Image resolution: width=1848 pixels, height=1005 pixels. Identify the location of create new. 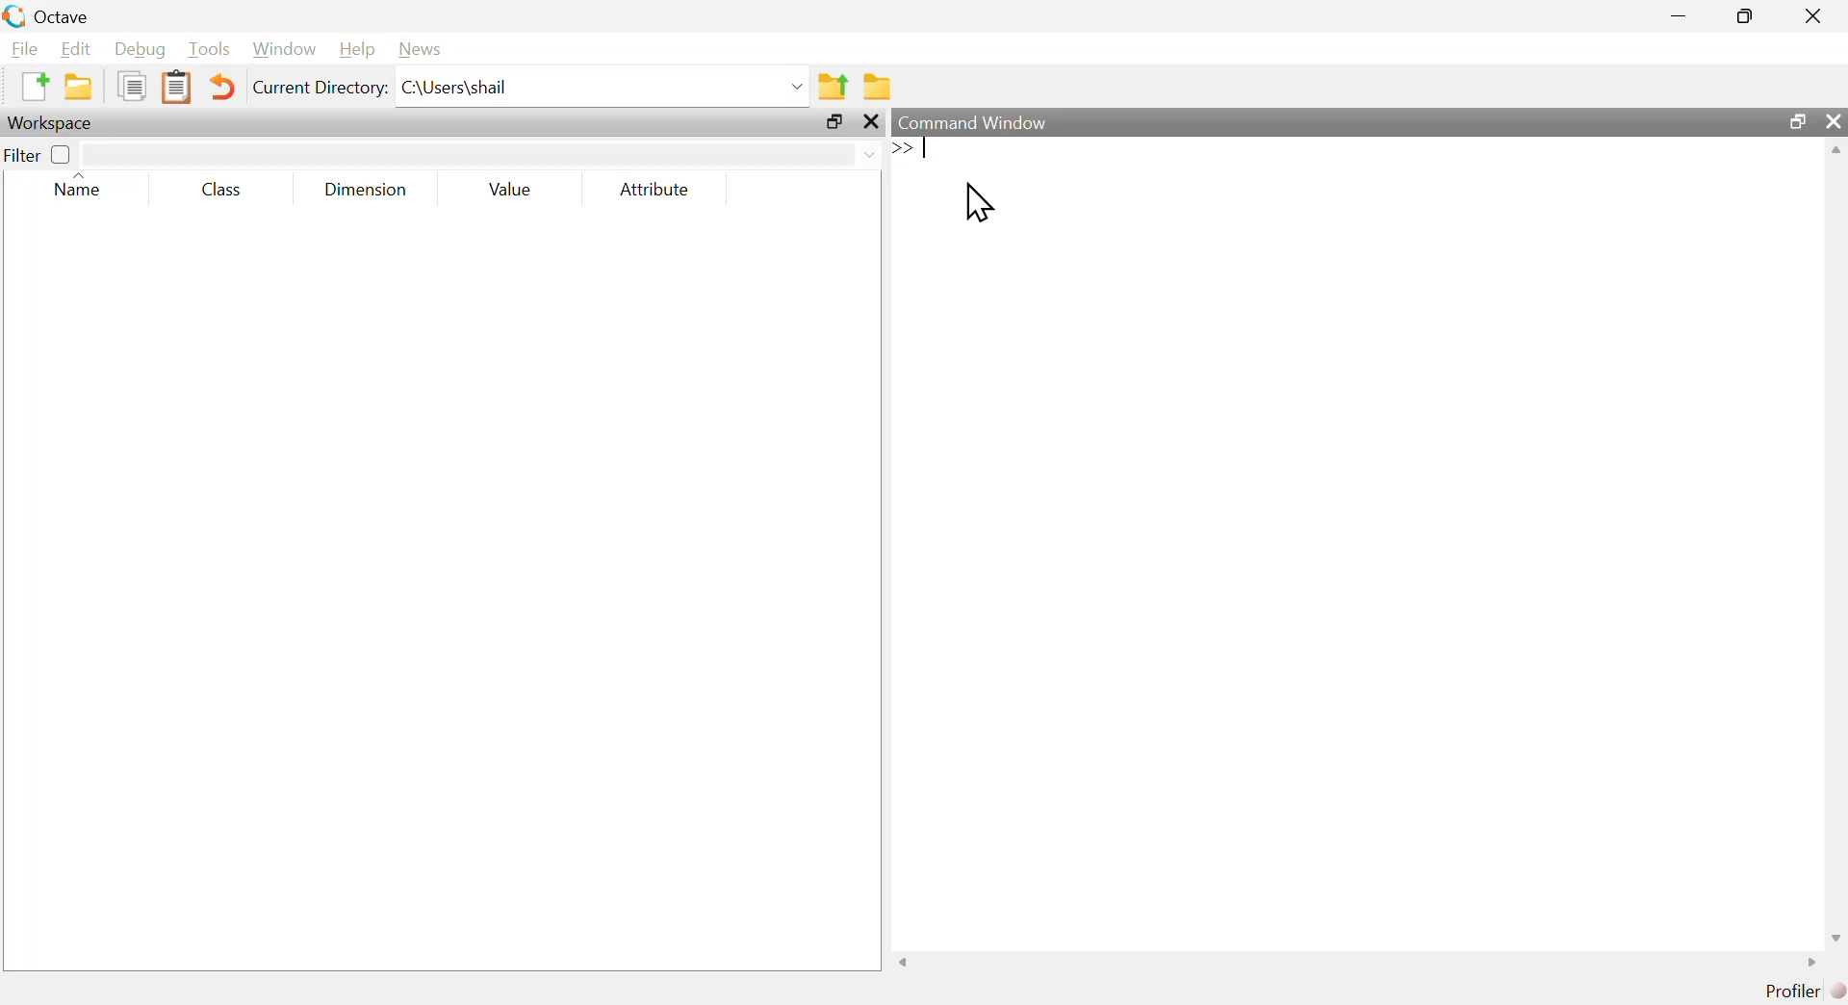
(32, 88).